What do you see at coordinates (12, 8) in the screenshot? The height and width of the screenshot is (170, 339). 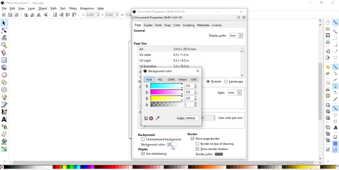 I see `edit` at bounding box center [12, 8].